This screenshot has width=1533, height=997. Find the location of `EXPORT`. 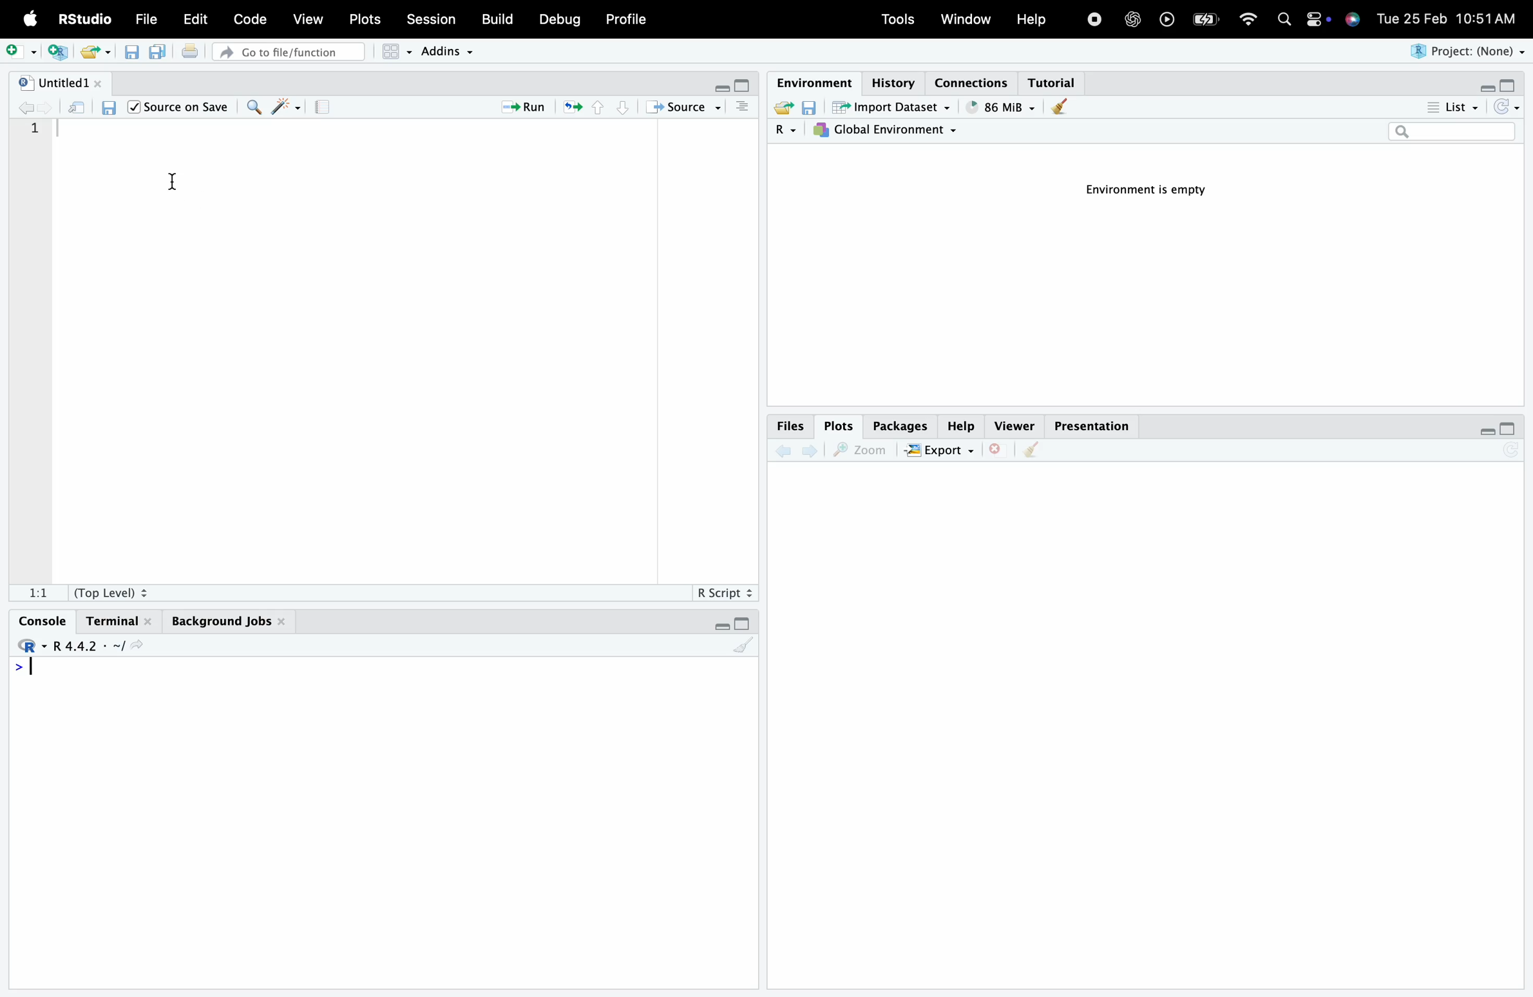

EXPORT is located at coordinates (940, 450).